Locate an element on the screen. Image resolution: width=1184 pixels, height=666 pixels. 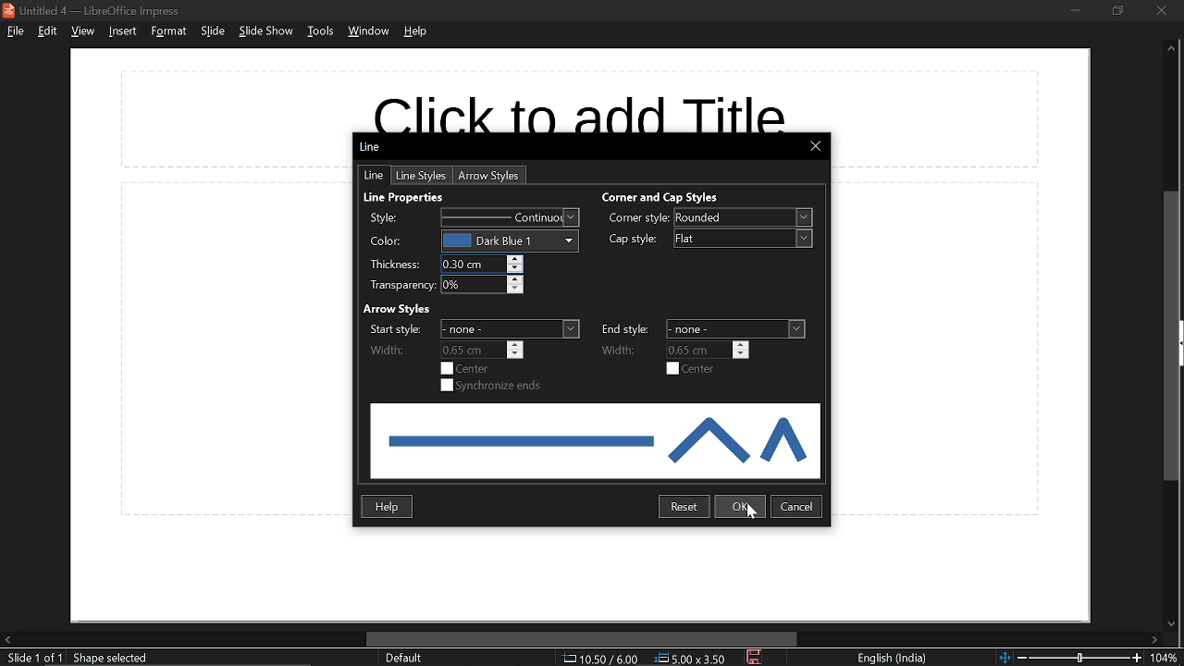
end style is located at coordinates (736, 328).